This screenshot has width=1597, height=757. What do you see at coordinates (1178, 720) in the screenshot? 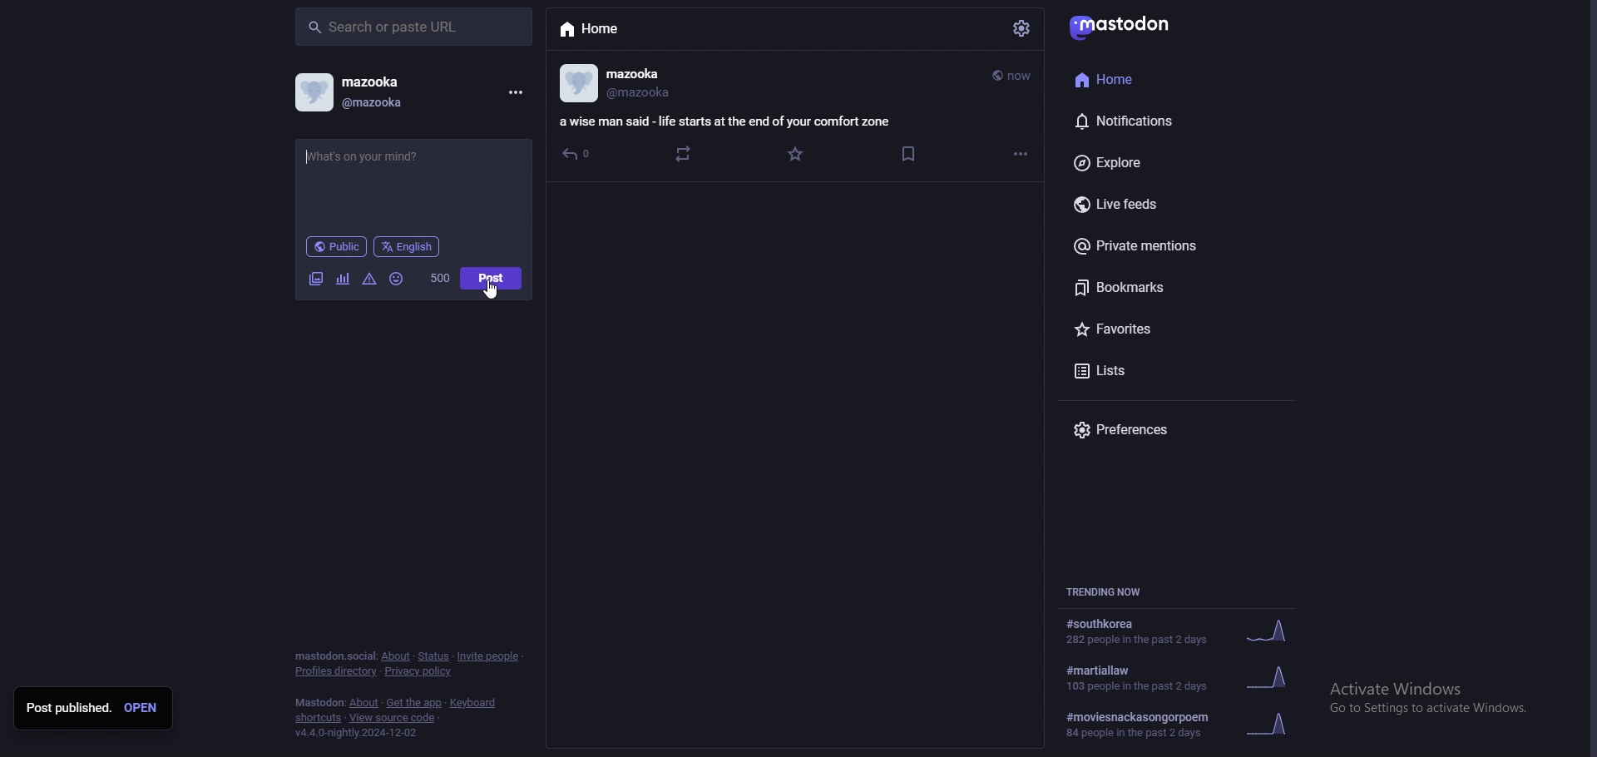
I see `#moviesnackasongorpoem` at bounding box center [1178, 720].